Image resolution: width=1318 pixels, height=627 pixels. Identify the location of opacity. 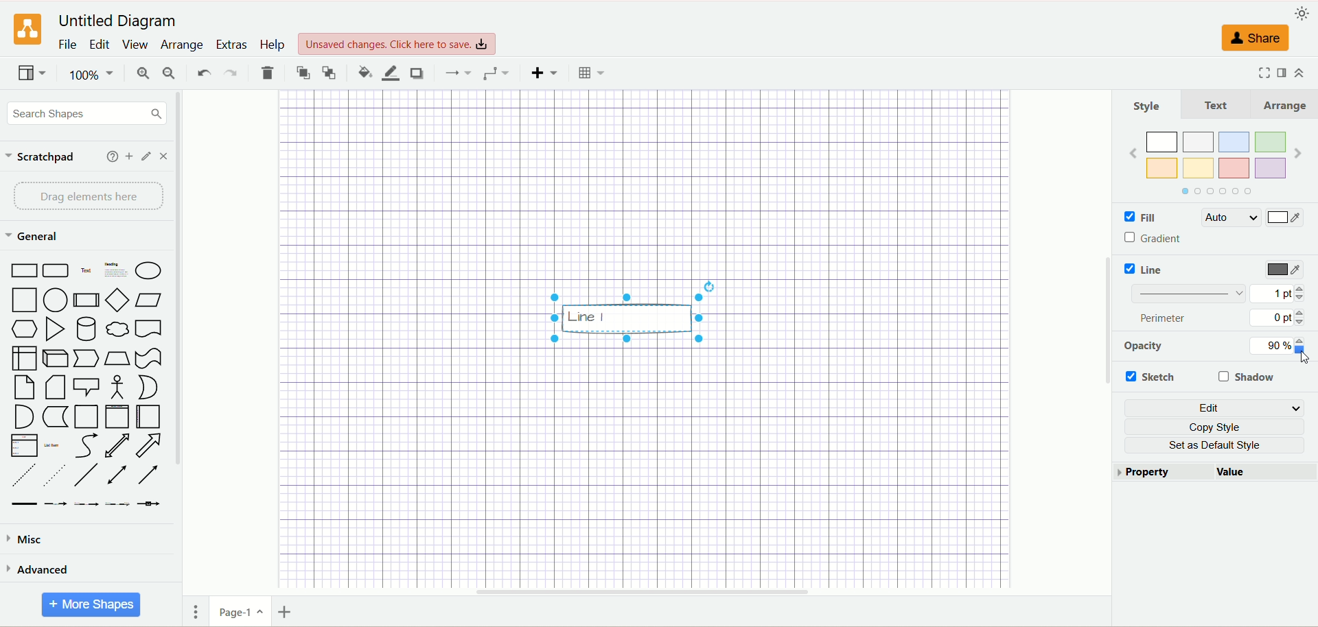
(1142, 347).